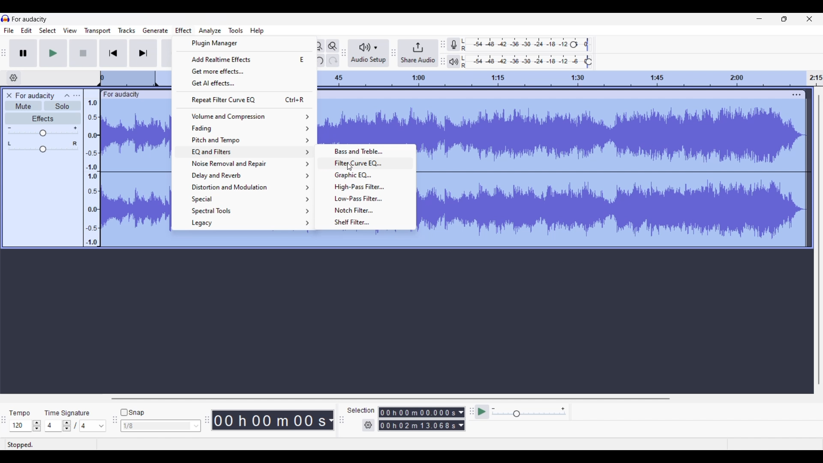  Describe the element at coordinates (331, 421) in the screenshot. I see `Audio record duration` at that location.